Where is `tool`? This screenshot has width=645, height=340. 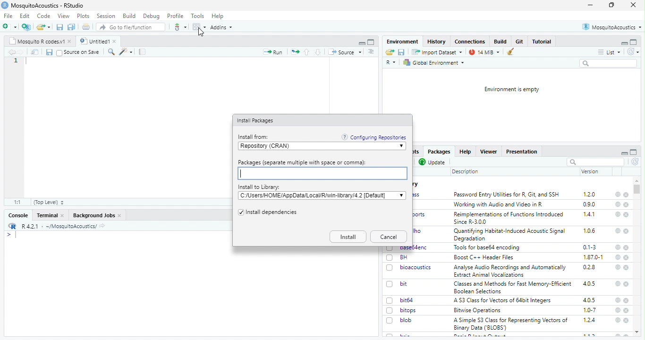
tool is located at coordinates (179, 27).